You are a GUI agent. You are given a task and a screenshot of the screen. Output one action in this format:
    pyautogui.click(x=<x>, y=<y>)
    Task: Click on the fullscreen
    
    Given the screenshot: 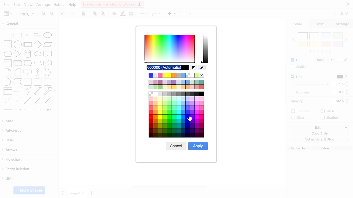 What is the action you would take?
    pyautogui.click(x=335, y=14)
    